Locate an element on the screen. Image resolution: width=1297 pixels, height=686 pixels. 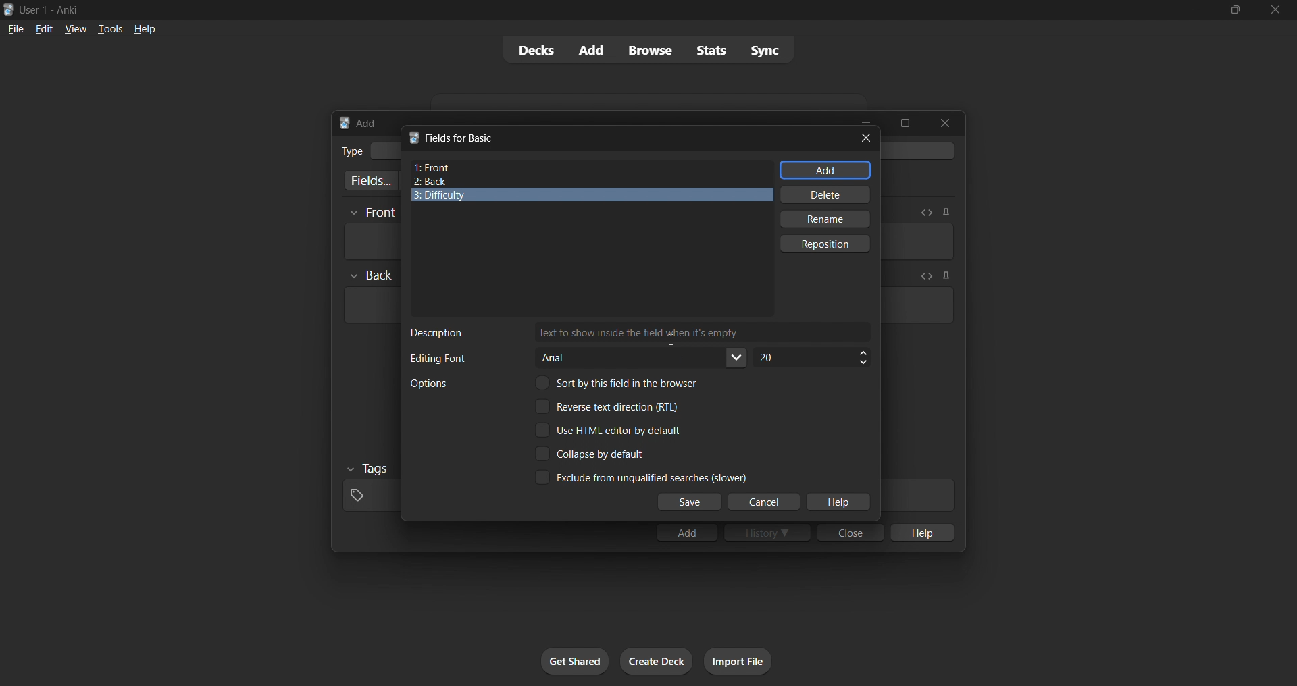
save is located at coordinates (690, 502).